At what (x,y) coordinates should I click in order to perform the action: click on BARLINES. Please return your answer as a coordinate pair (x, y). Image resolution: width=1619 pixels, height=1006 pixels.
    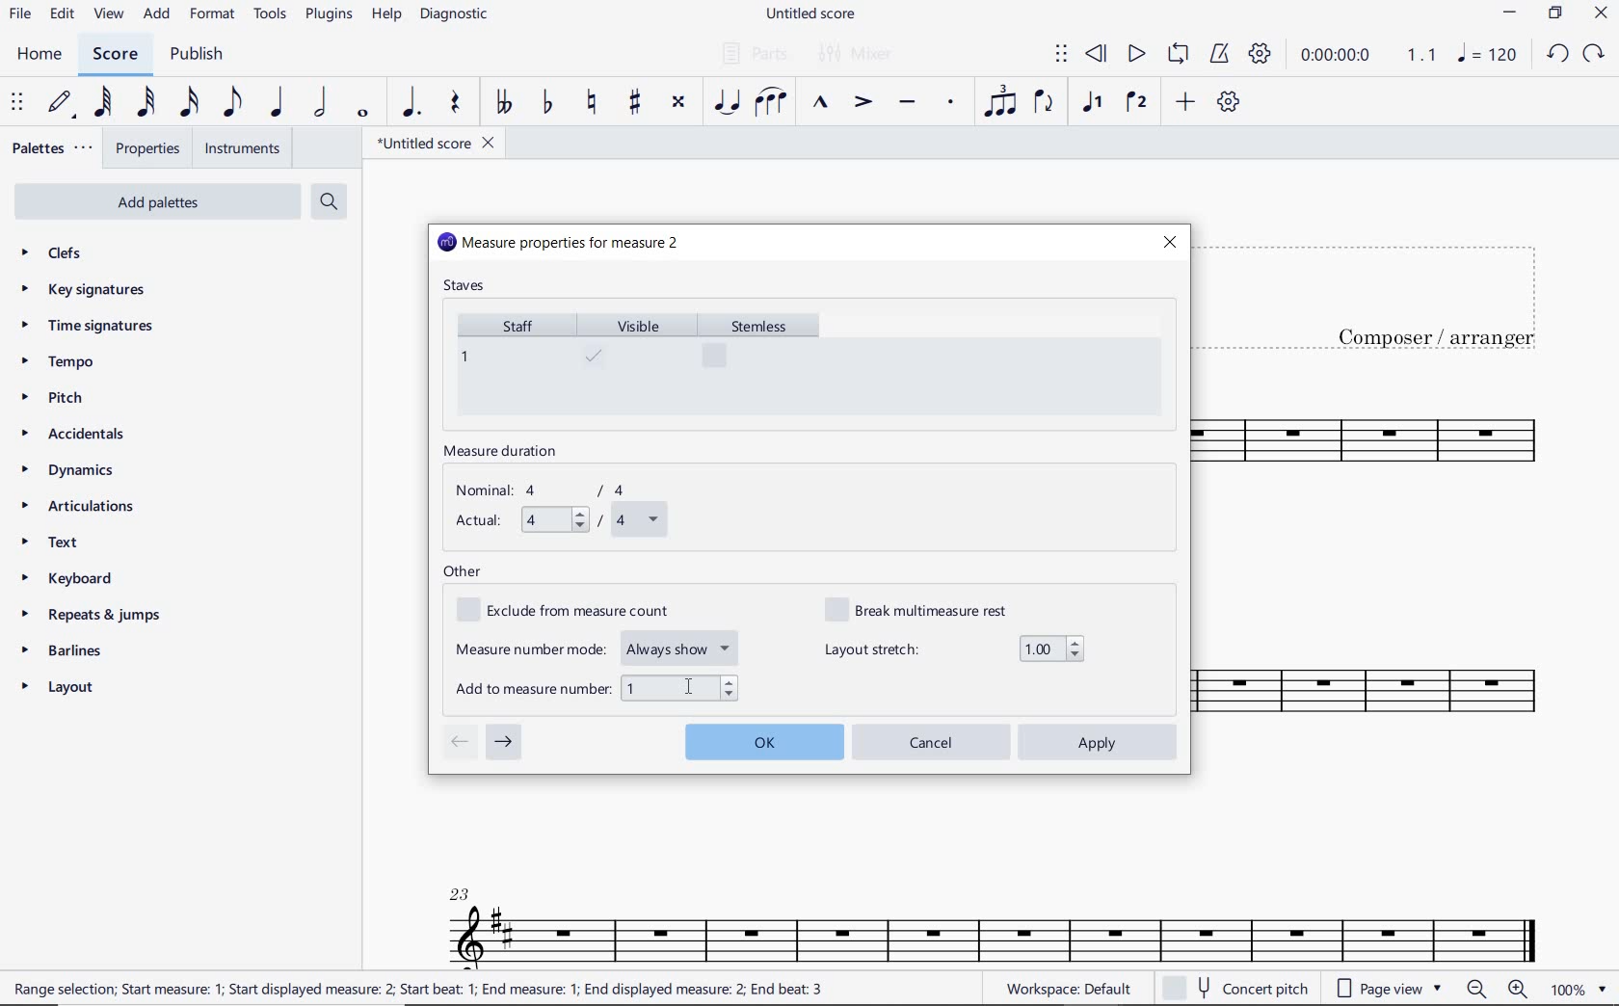
    Looking at the image, I should click on (68, 654).